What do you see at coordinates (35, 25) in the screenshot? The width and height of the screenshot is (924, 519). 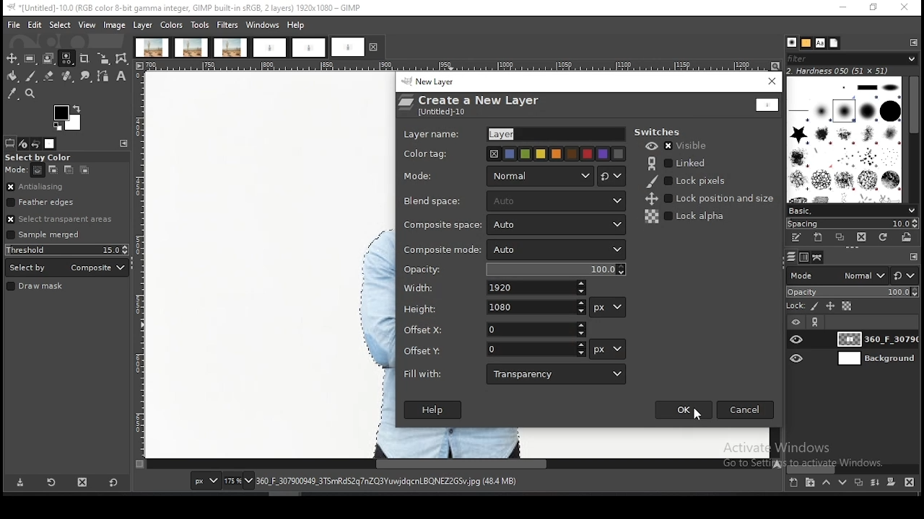 I see `edit` at bounding box center [35, 25].